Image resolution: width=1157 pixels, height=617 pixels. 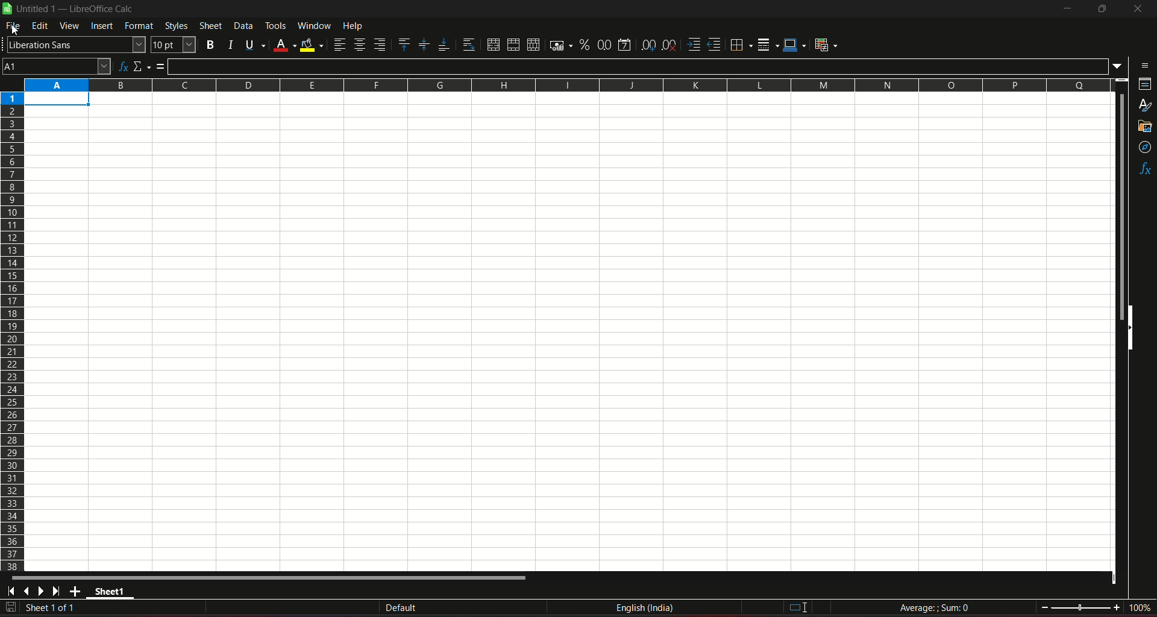 I want to click on Font color, so click(x=283, y=43).